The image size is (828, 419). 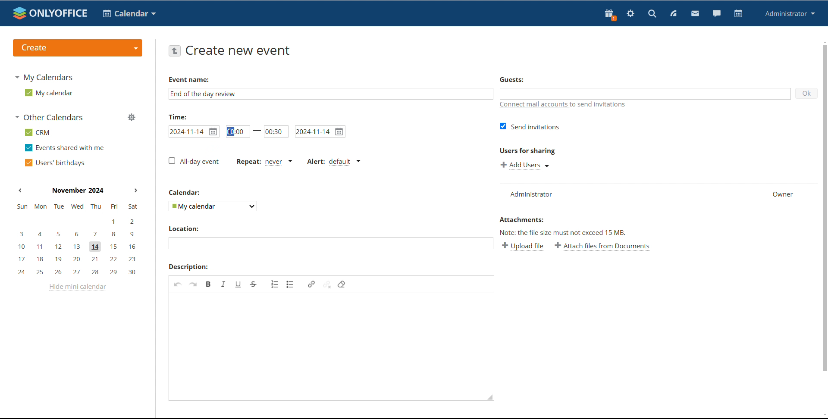 What do you see at coordinates (644, 93) in the screenshot?
I see `add guests` at bounding box center [644, 93].